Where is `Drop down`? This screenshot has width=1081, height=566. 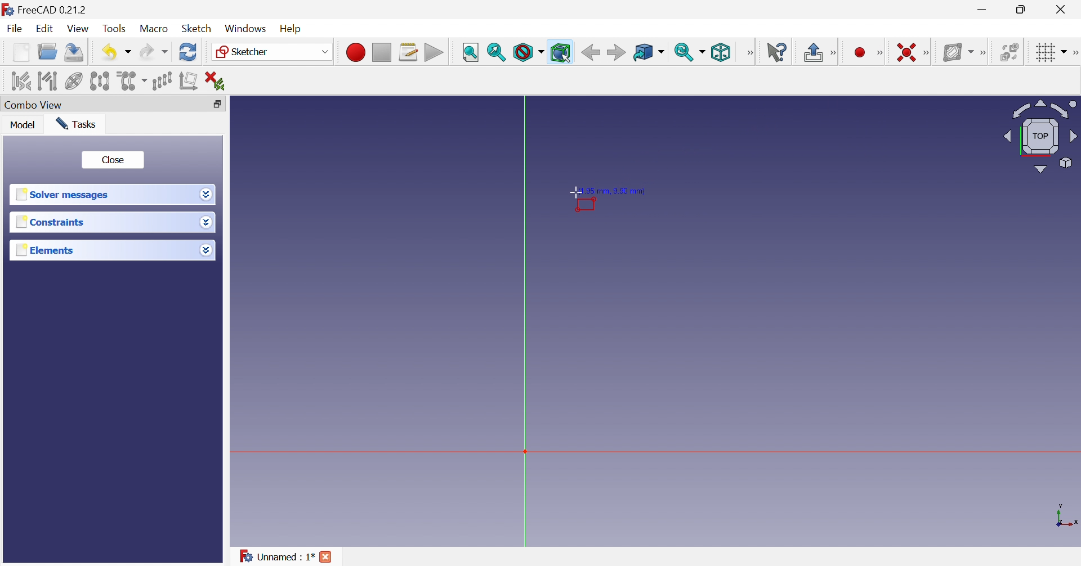 Drop down is located at coordinates (207, 251).